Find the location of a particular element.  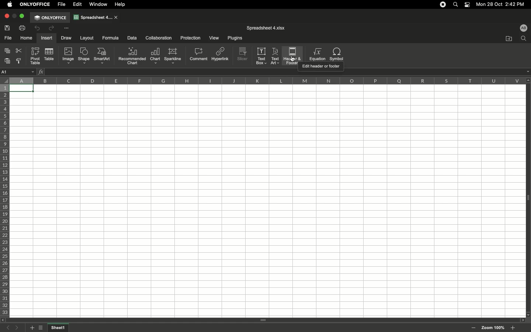

Sheet name is located at coordinates (59, 328).